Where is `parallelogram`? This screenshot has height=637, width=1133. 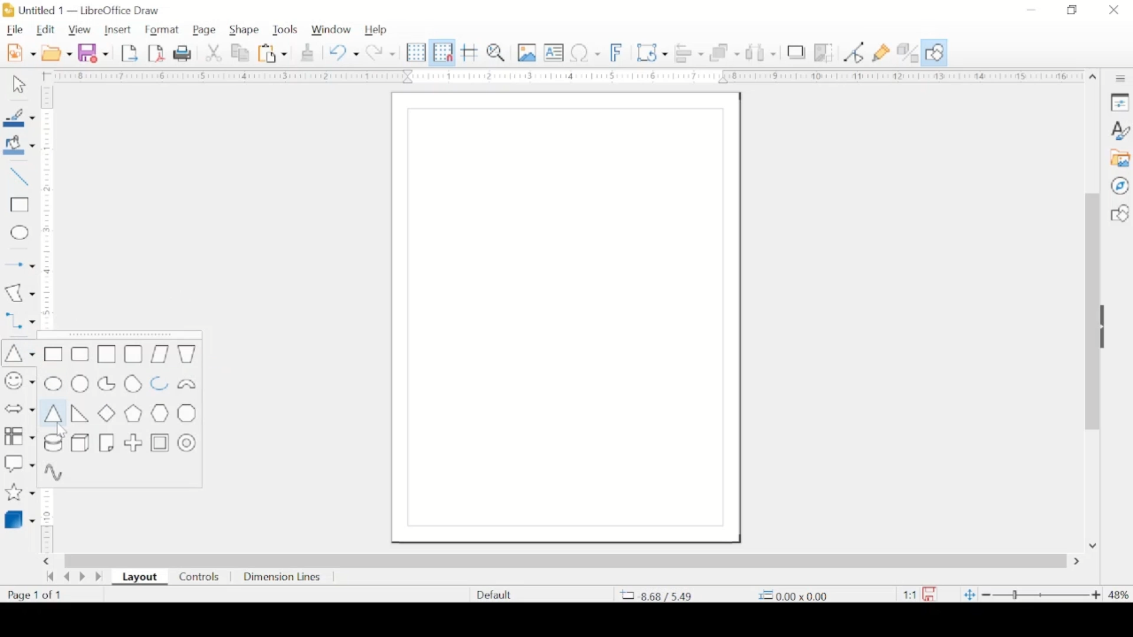 parallelogram is located at coordinates (161, 354).